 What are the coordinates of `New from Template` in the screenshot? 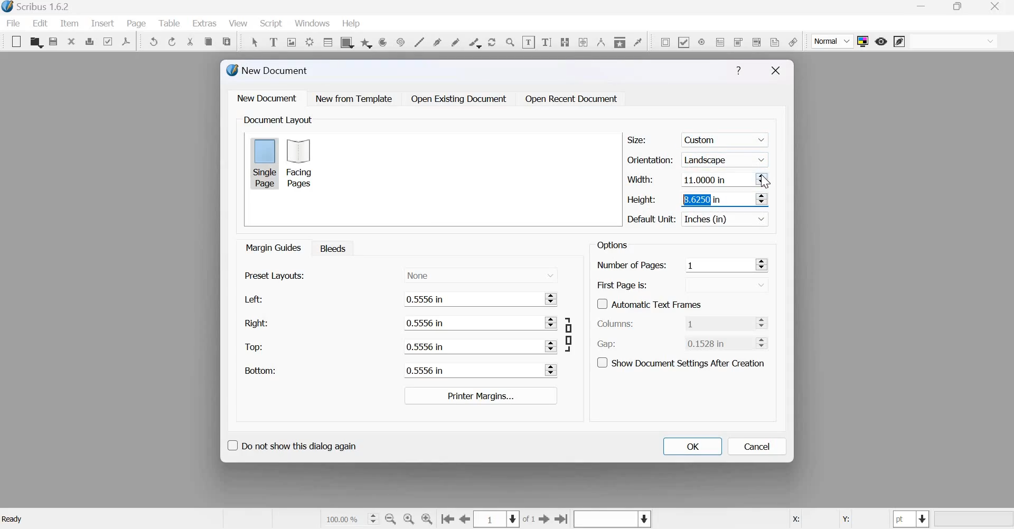 It's located at (356, 98).